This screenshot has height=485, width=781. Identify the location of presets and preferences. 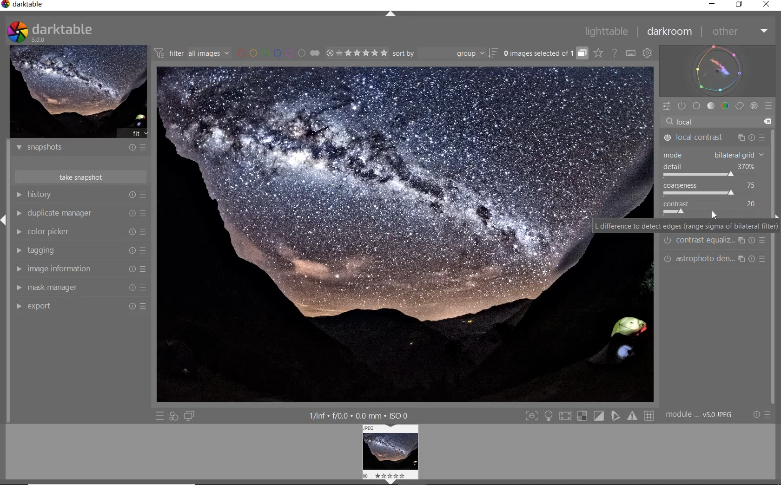
(144, 195).